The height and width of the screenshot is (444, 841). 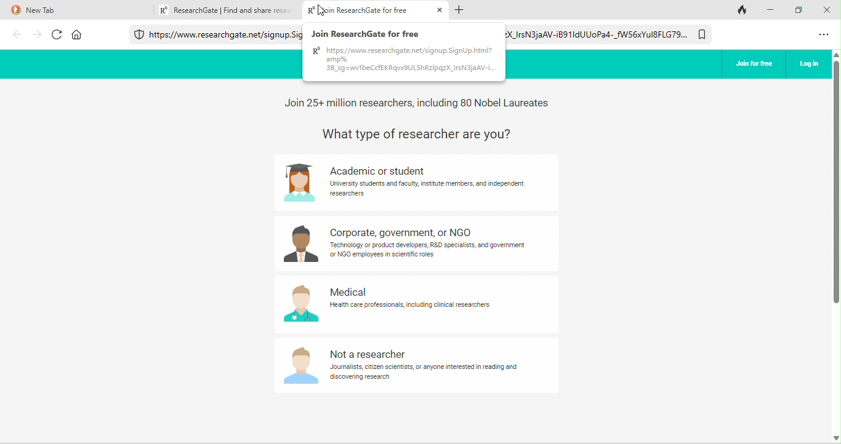 What do you see at coordinates (299, 183) in the screenshot?
I see `Profile pic` at bounding box center [299, 183].